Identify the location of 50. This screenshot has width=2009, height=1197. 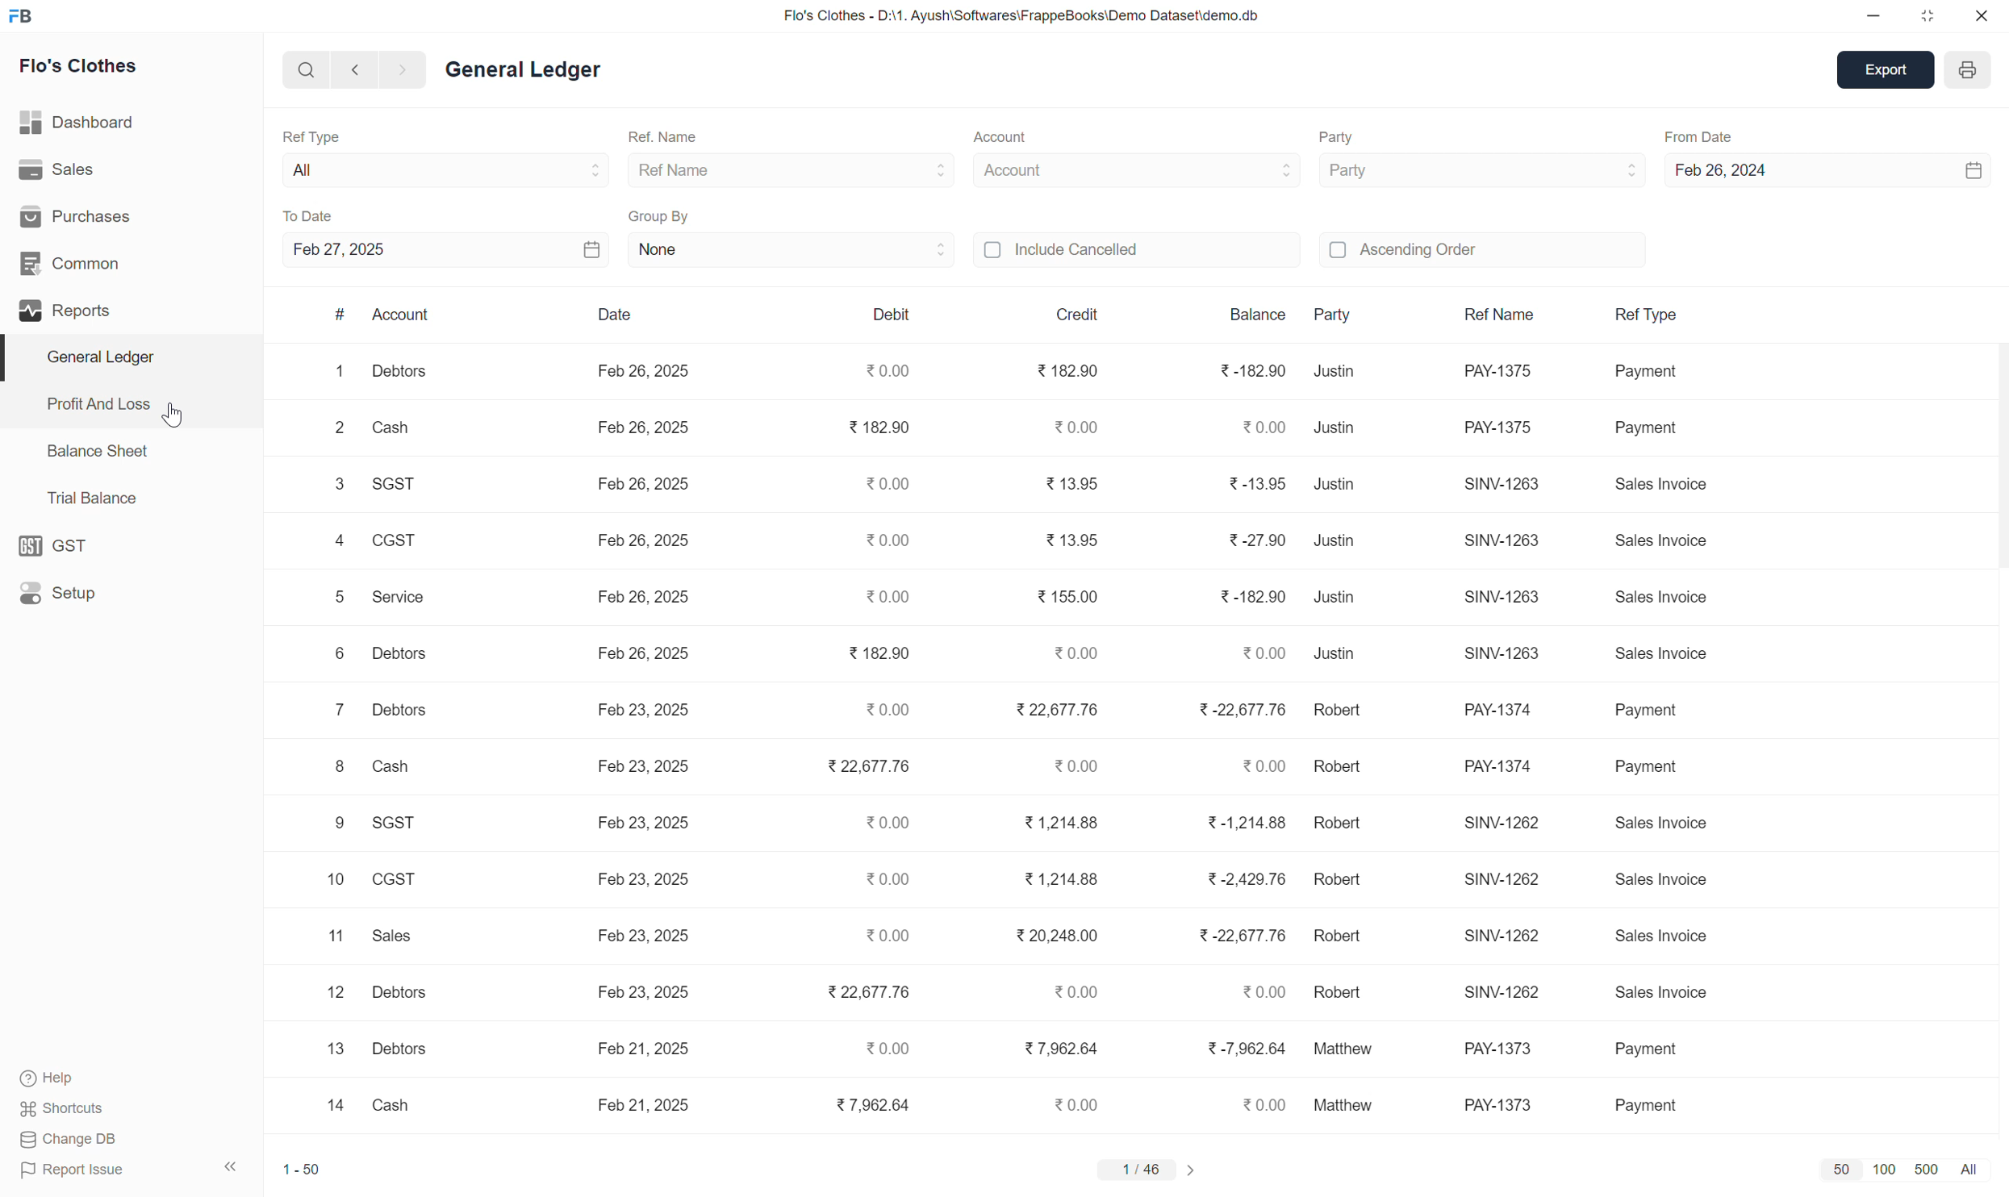
(1835, 1172).